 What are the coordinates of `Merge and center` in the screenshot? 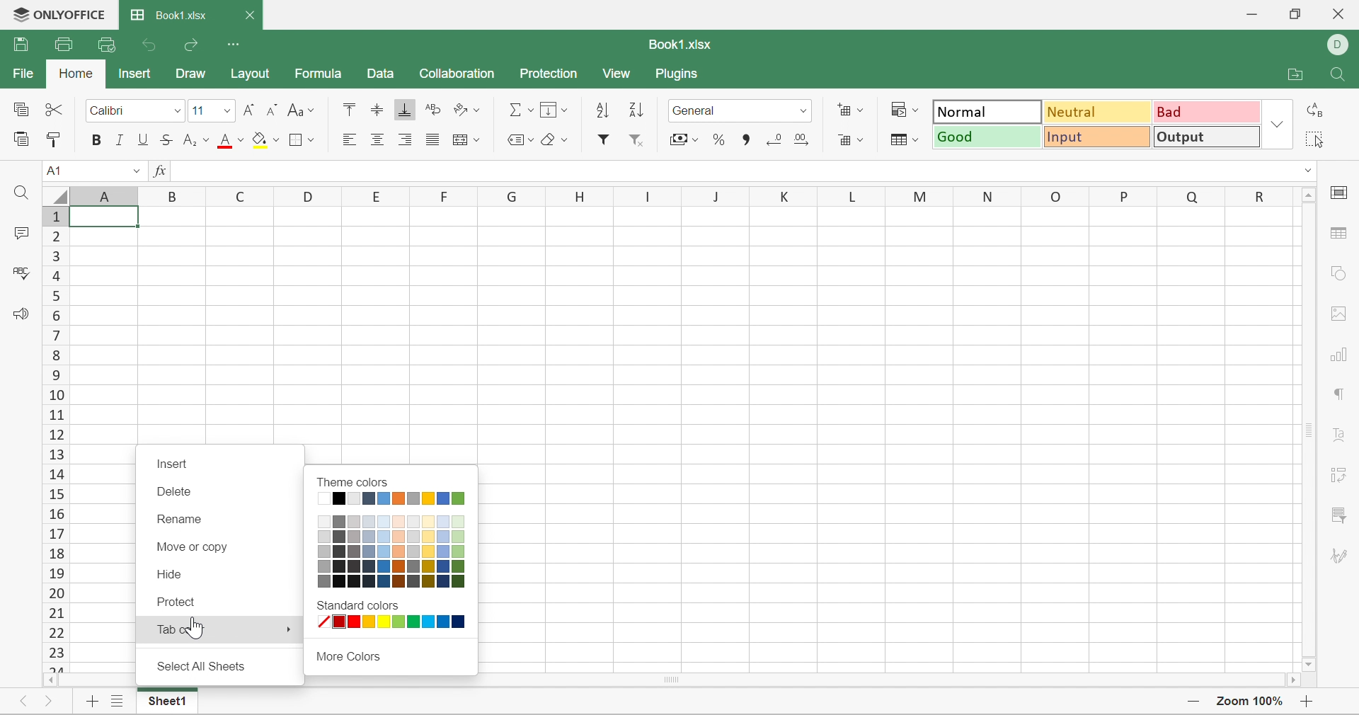 It's located at (468, 140).